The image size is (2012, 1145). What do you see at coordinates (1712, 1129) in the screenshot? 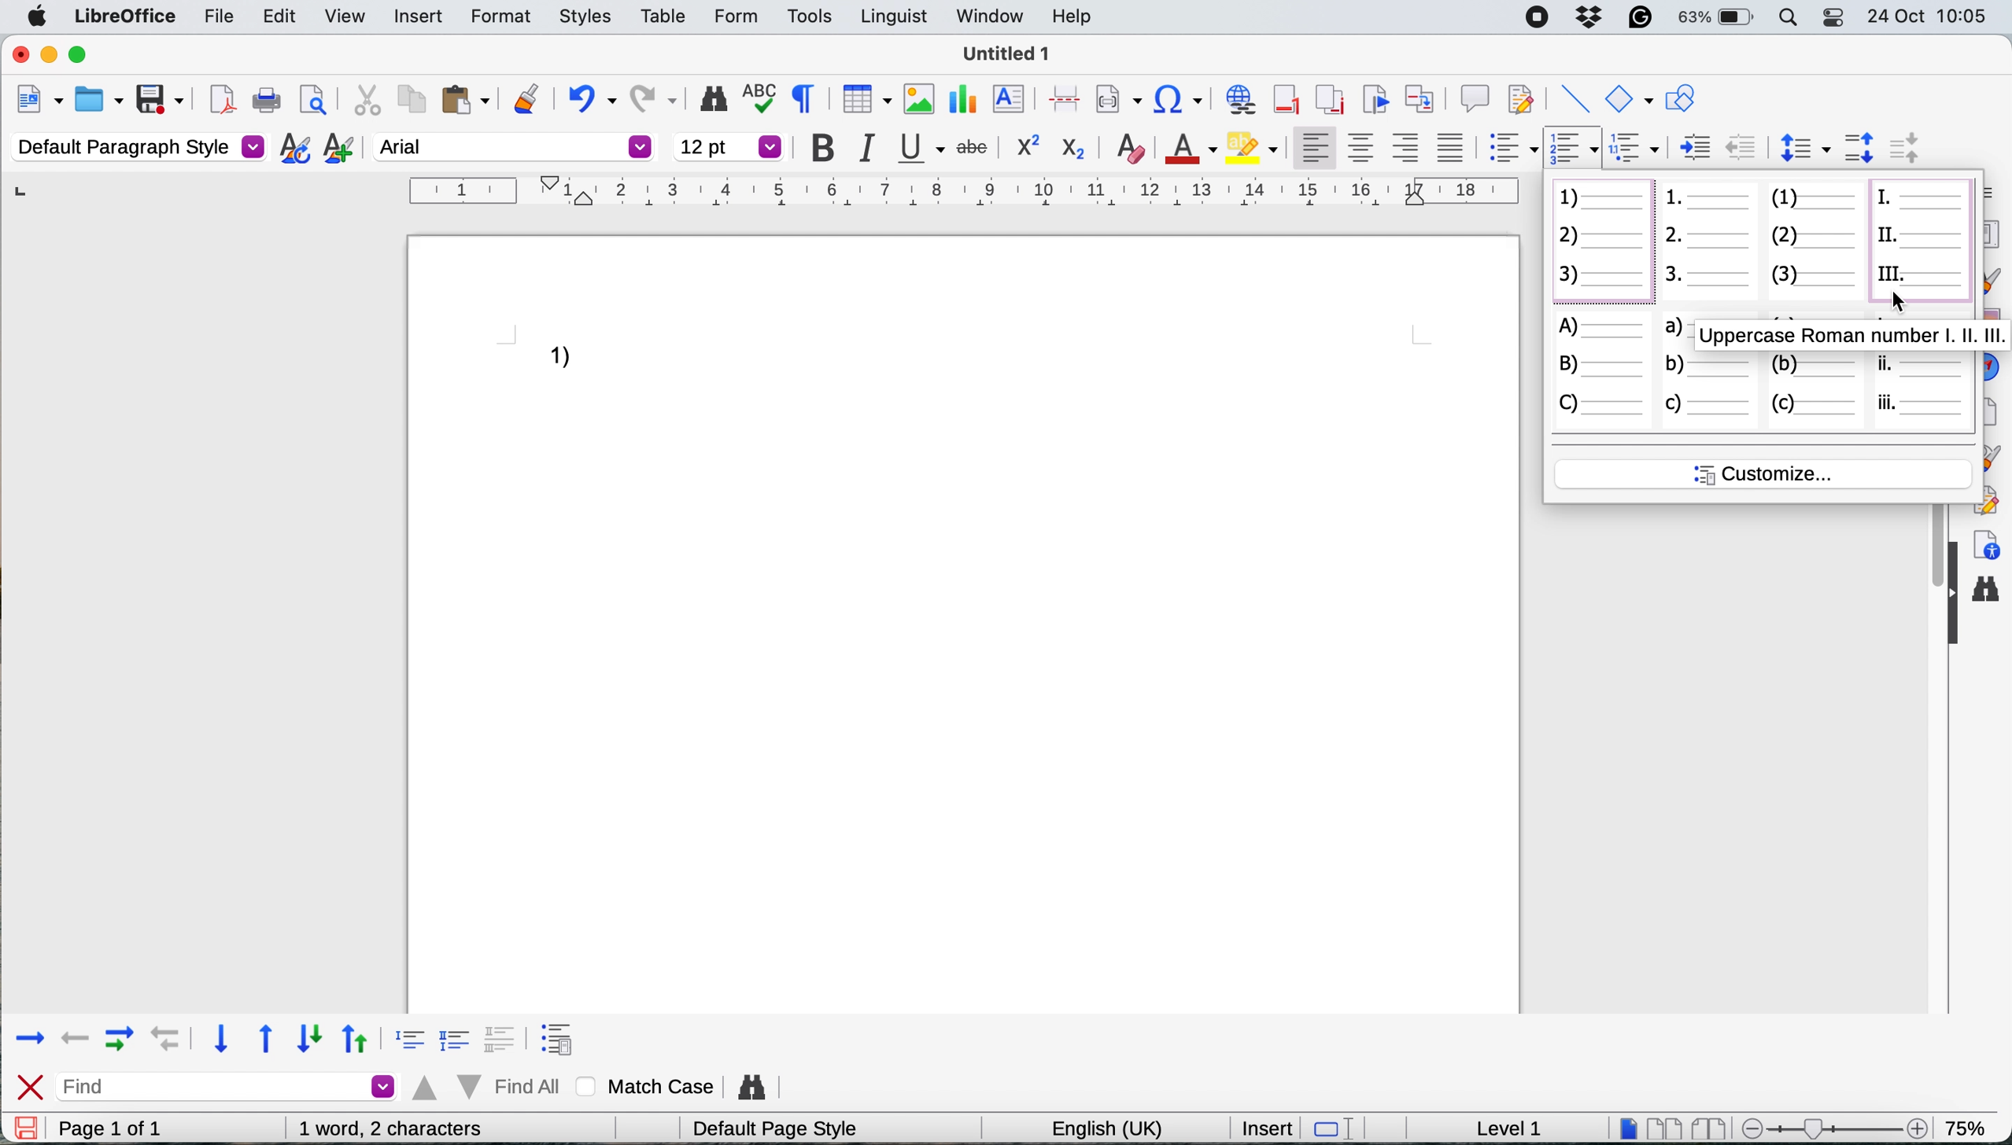
I see `book view` at bounding box center [1712, 1129].